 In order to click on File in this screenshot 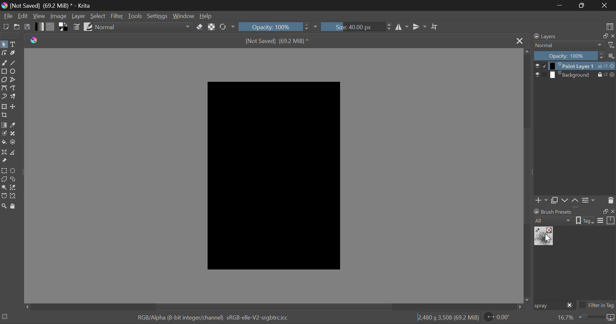, I will do `click(8, 15)`.